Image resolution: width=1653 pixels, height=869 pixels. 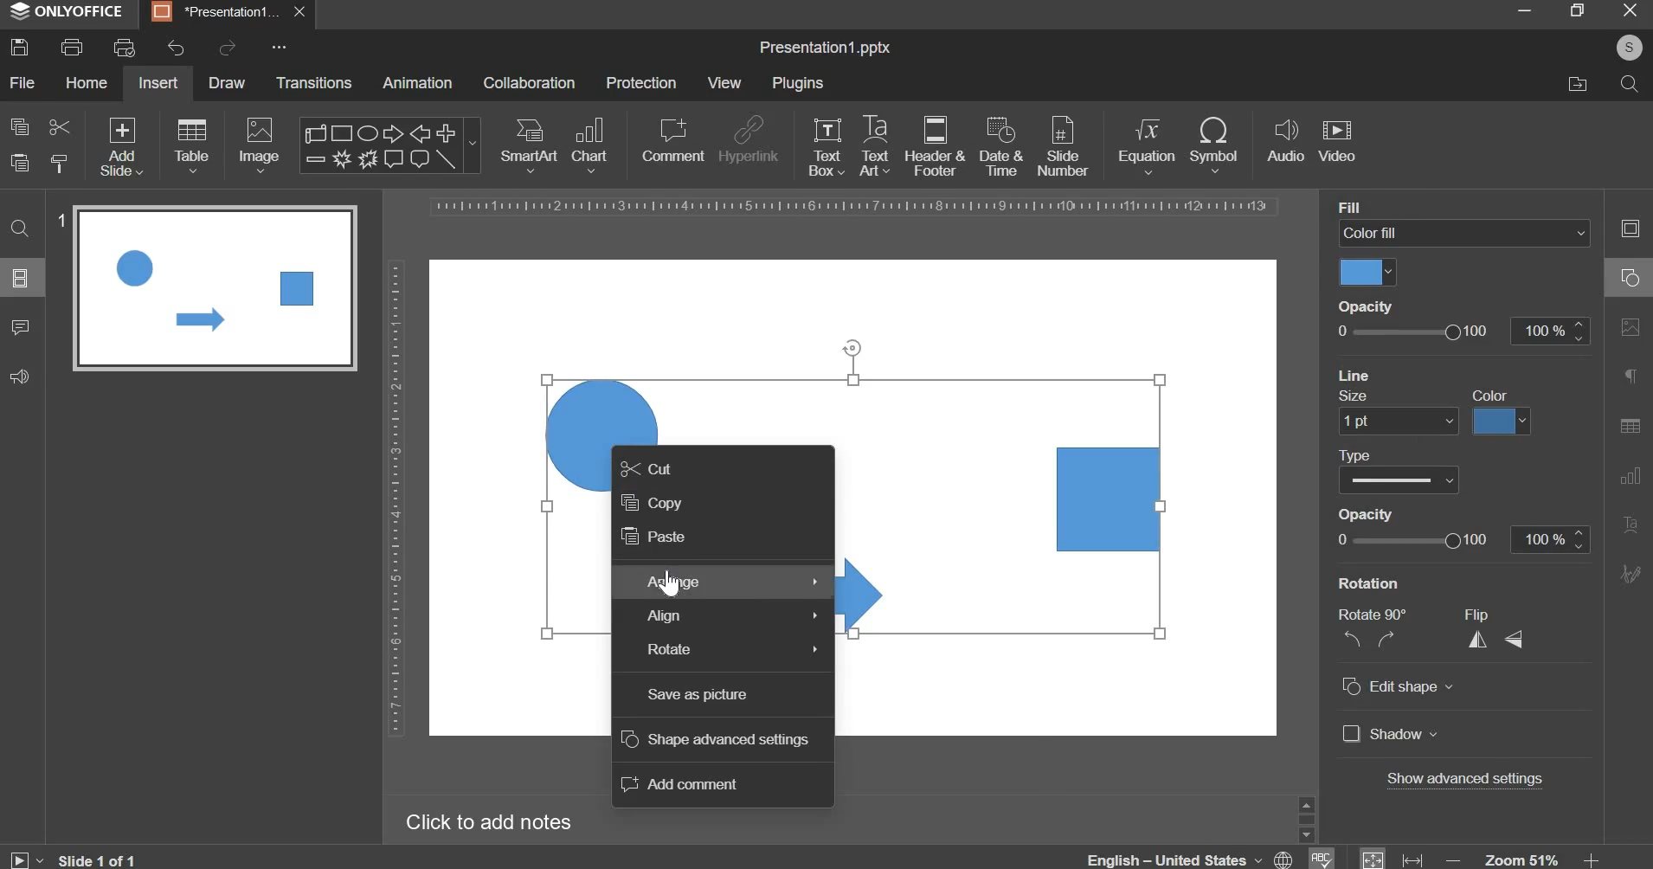 What do you see at coordinates (715, 739) in the screenshot?
I see `shape advanced settings` at bounding box center [715, 739].